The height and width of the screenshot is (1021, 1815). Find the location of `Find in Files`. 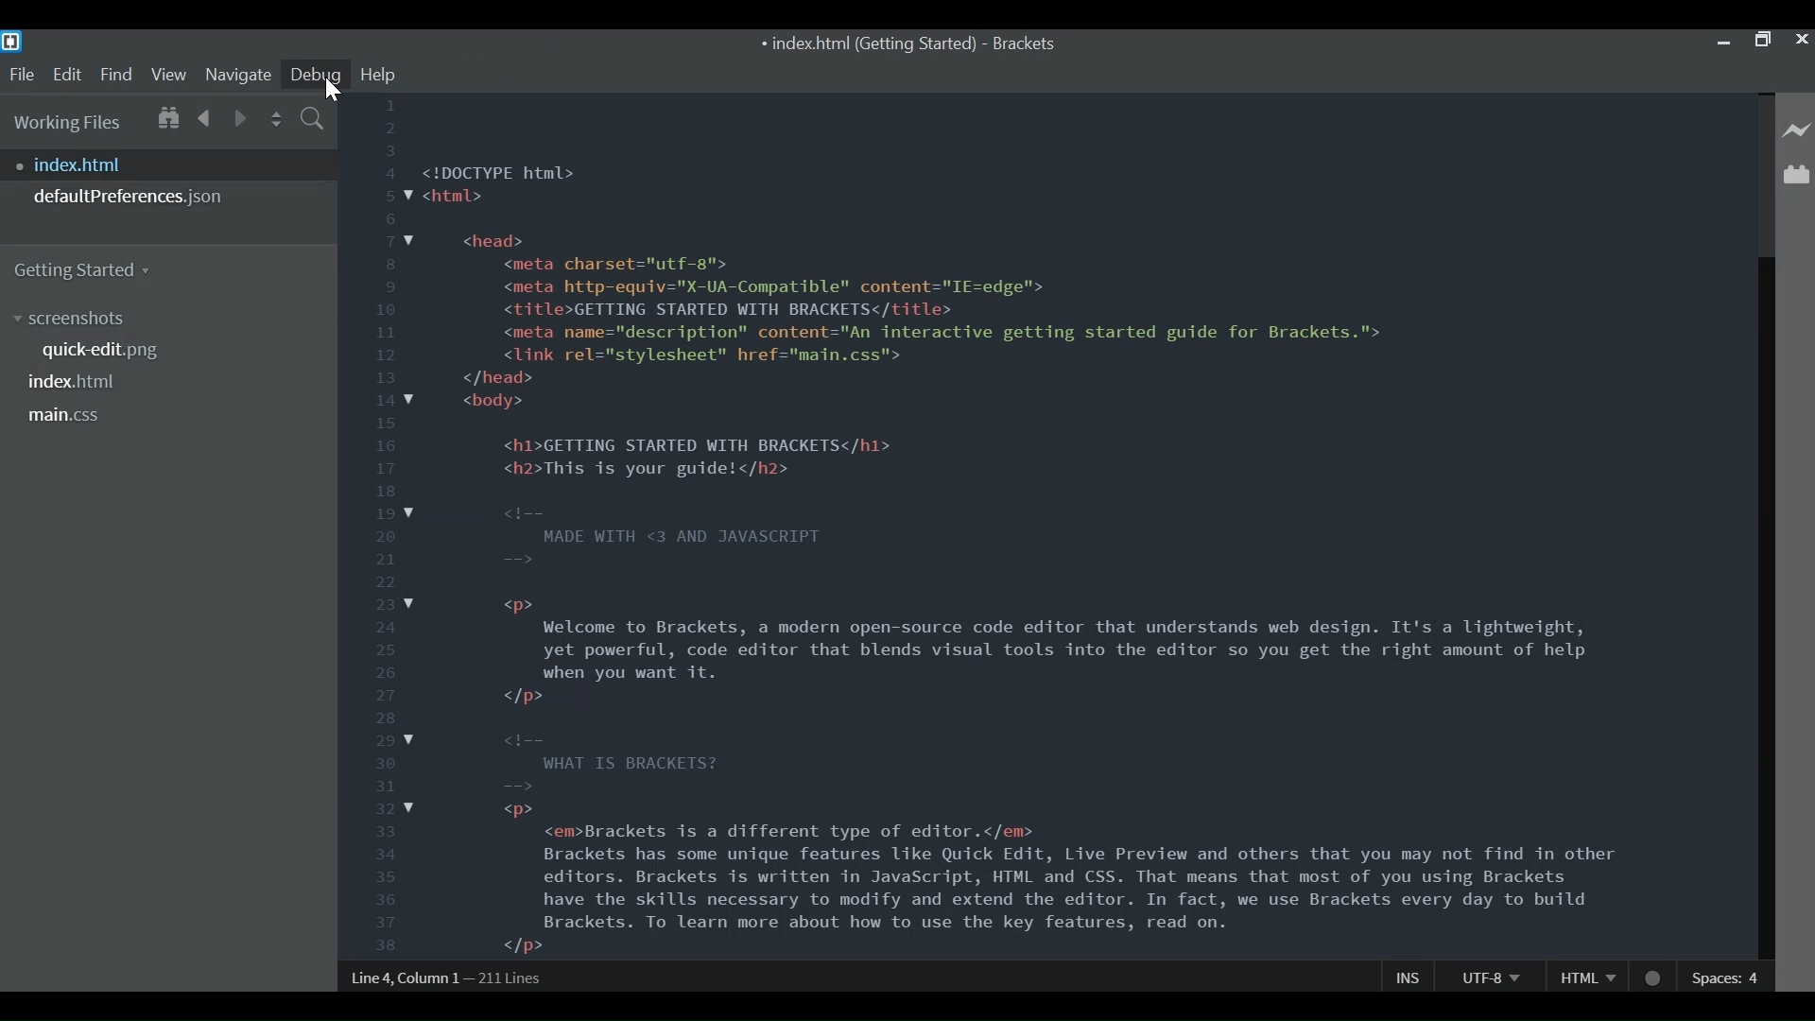

Find in Files is located at coordinates (314, 121).